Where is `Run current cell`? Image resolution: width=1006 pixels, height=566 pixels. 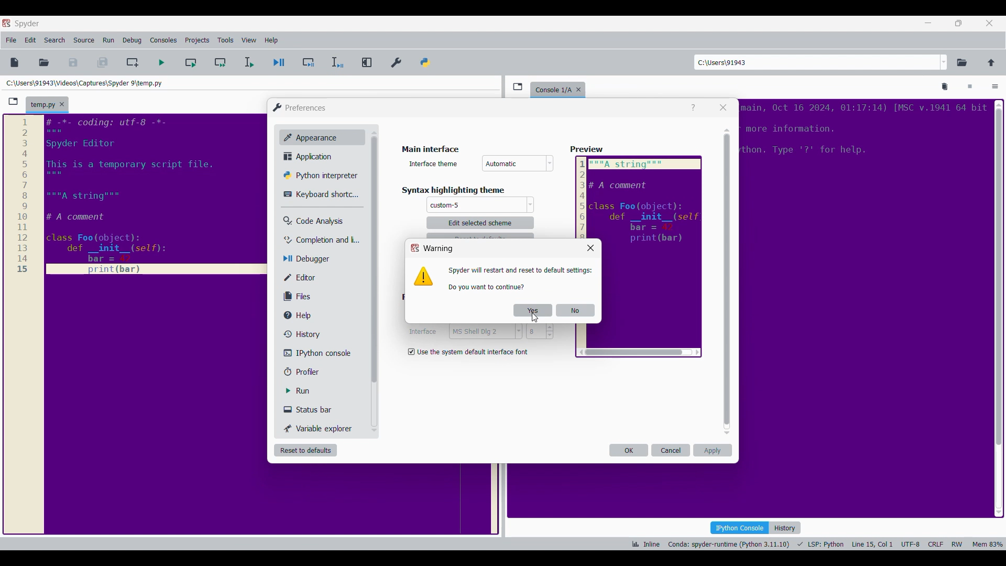
Run current cell is located at coordinates (192, 62).